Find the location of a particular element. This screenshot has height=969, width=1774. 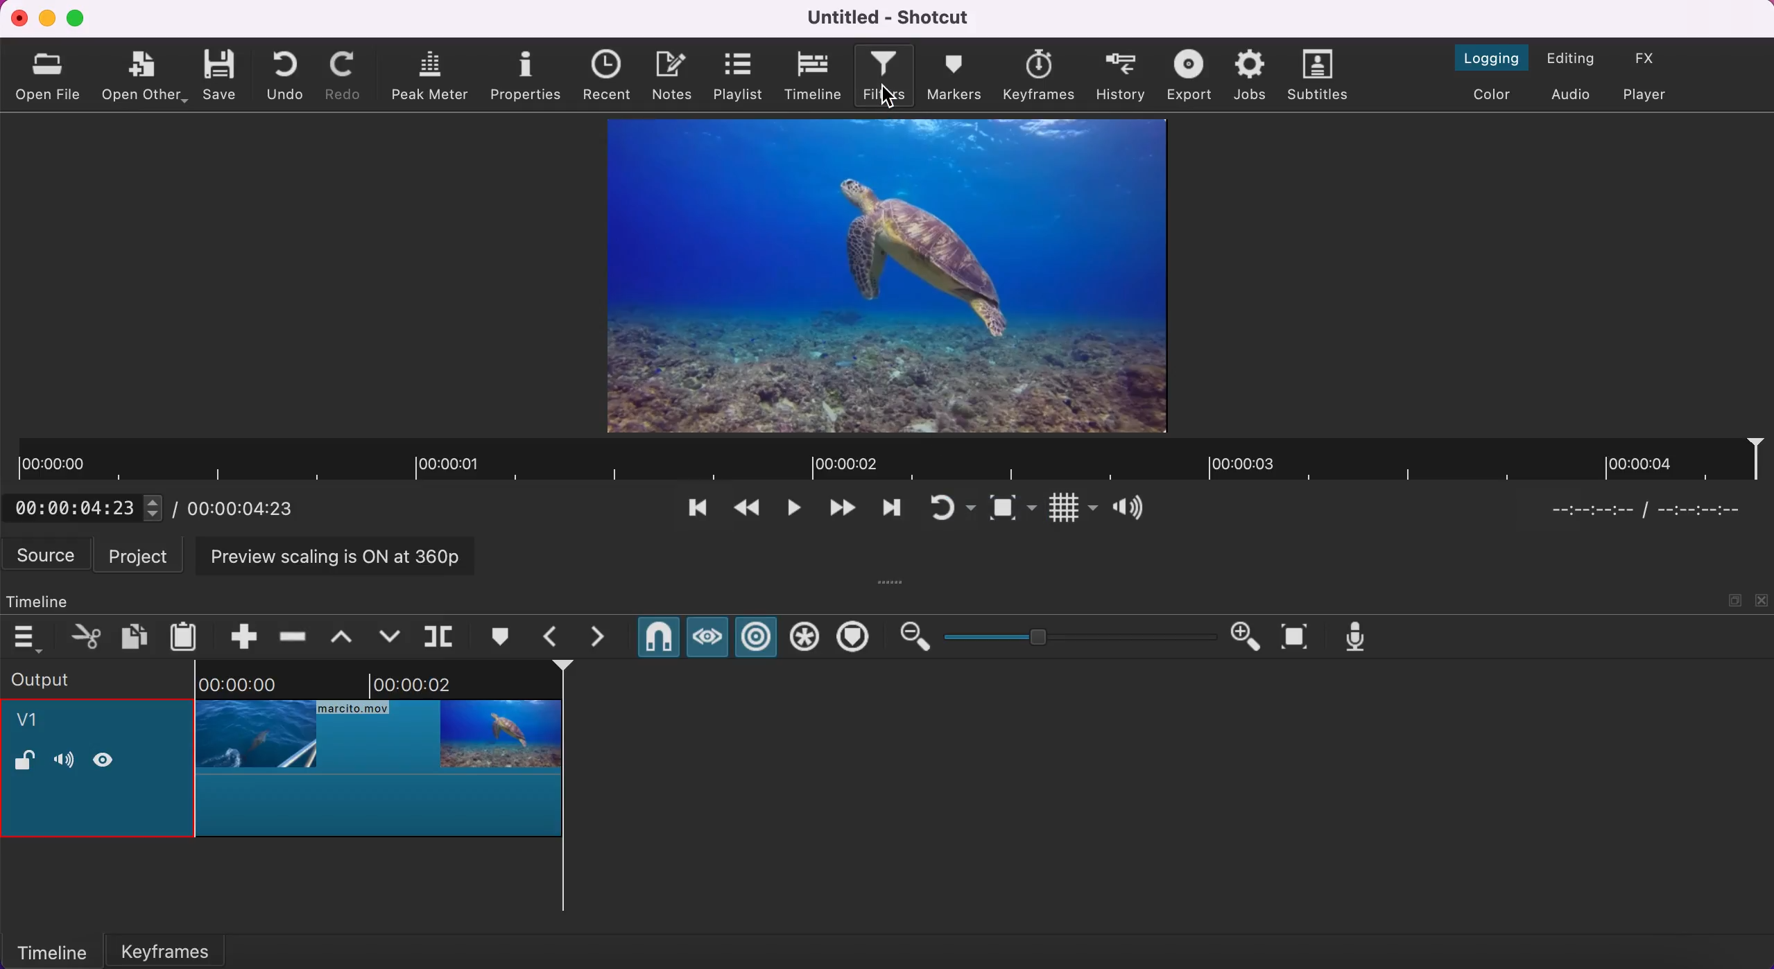

total duration is located at coordinates (248, 508).